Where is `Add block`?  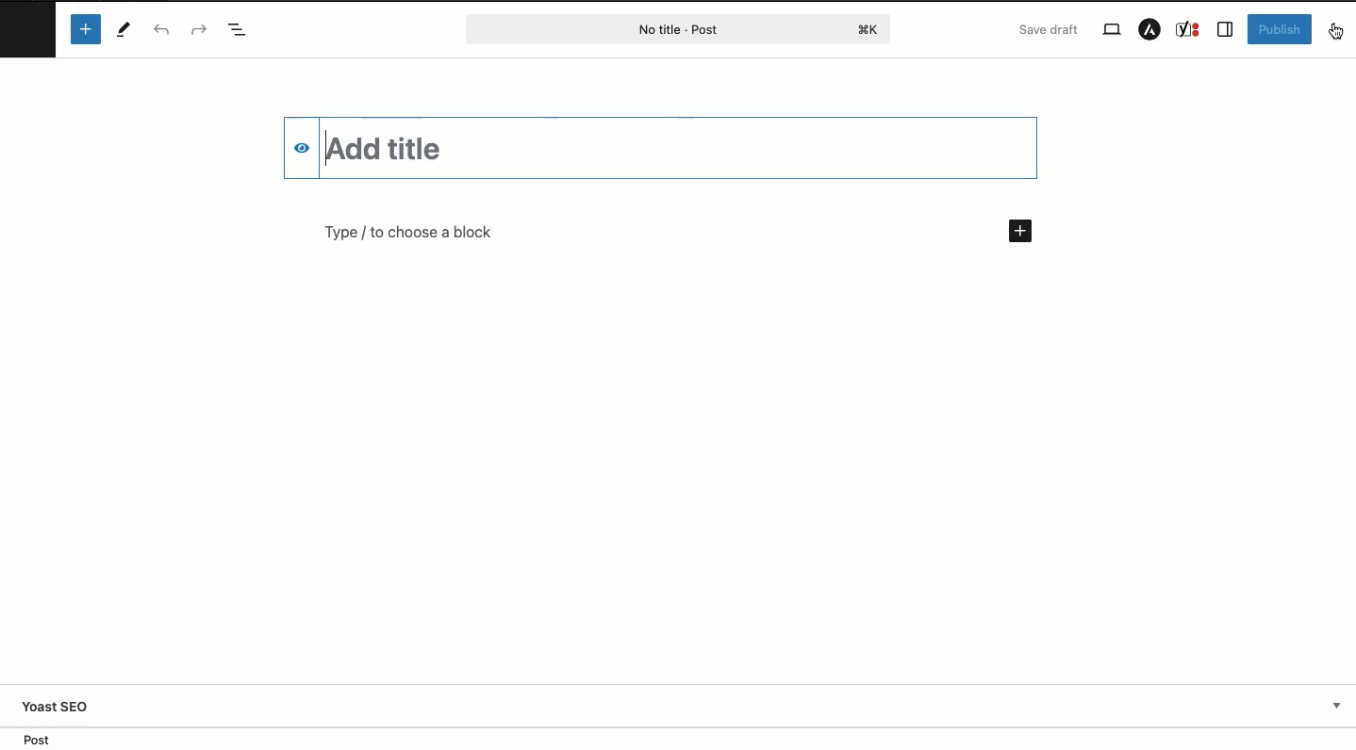
Add block is located at coordinates (88, 28).